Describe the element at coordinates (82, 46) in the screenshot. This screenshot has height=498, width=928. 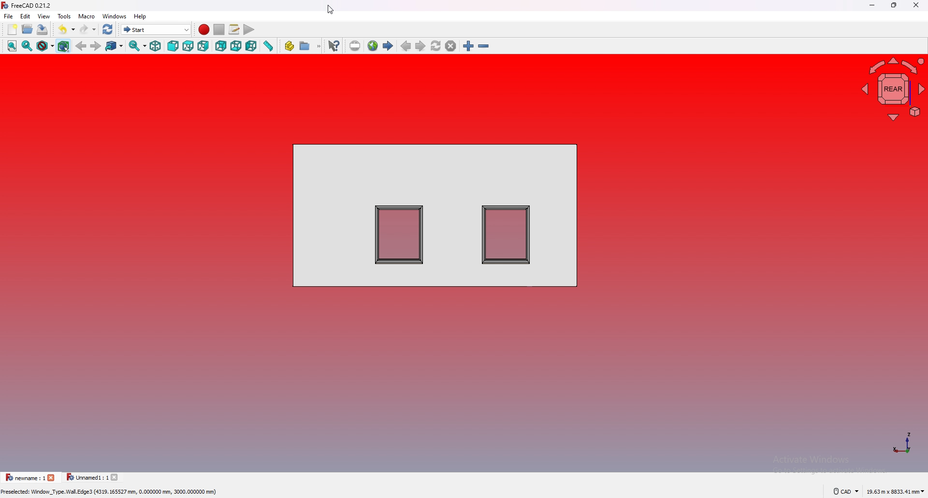
I see `back` at that location.